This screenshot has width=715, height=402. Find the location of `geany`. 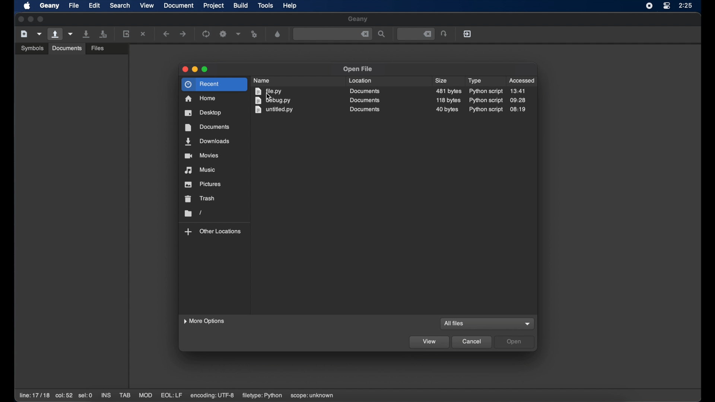

geany is located at coordinates (50, 6).